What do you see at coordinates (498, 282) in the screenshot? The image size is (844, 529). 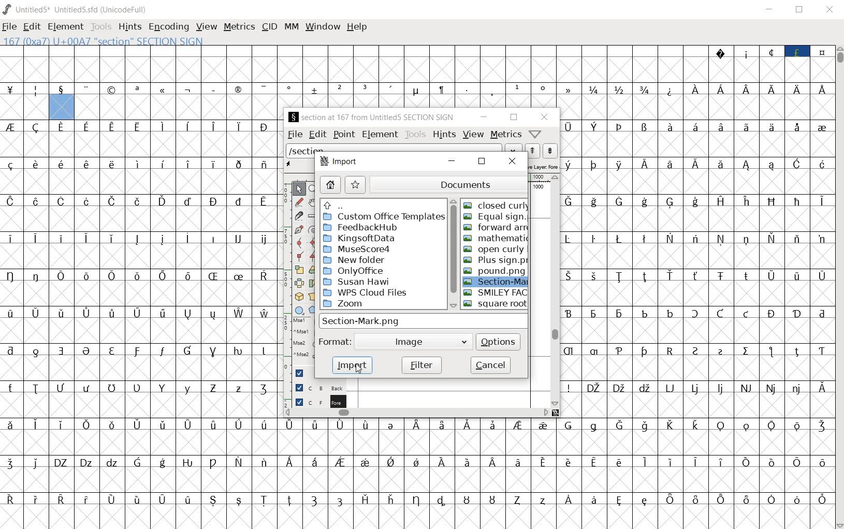 I see `SECTION-Mark.png` at bounding box center [498, 282].